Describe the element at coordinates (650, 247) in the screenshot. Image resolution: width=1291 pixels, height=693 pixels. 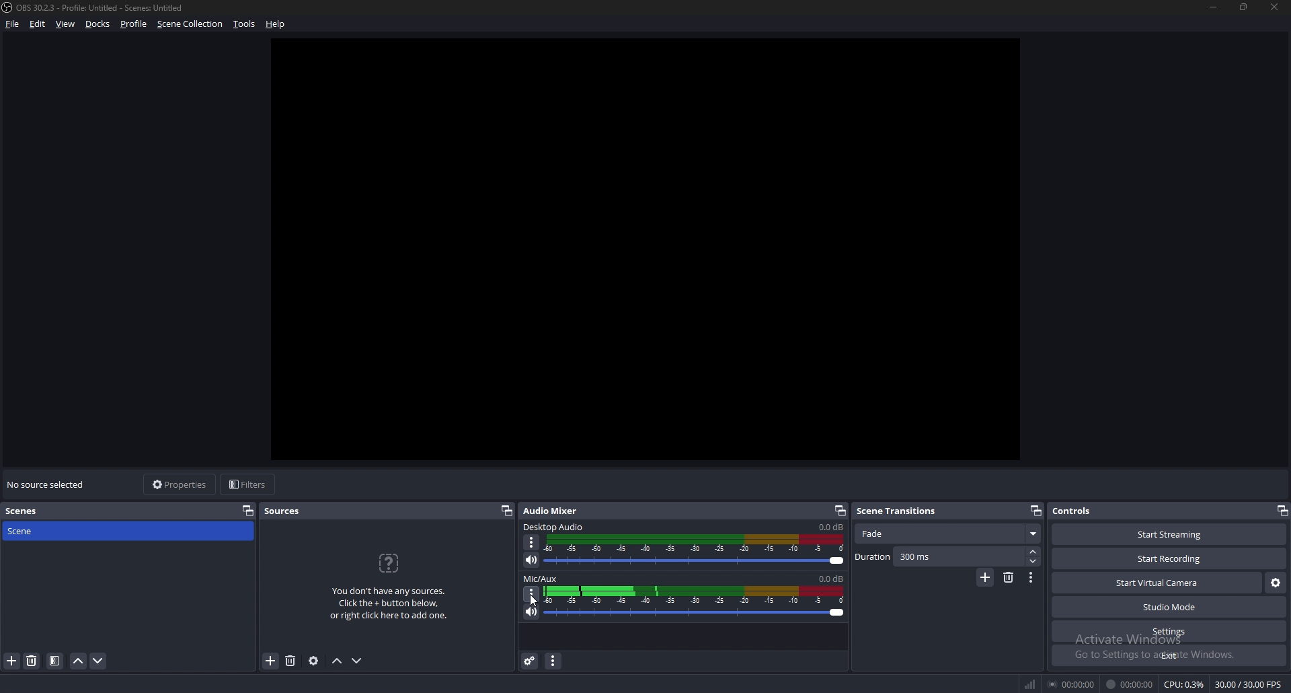
I see `preview` at that location.